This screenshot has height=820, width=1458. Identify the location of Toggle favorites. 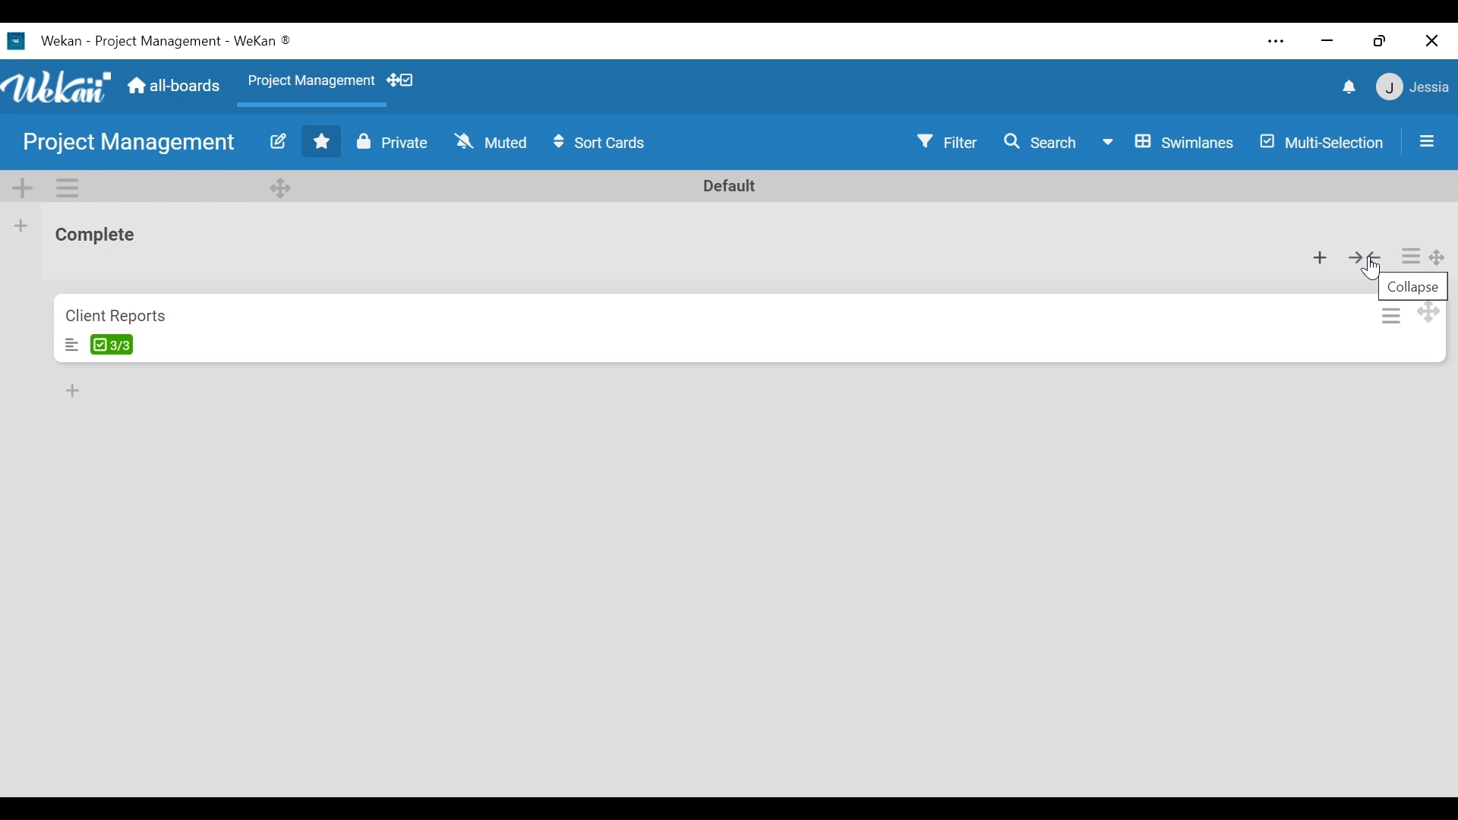
(323, 141).